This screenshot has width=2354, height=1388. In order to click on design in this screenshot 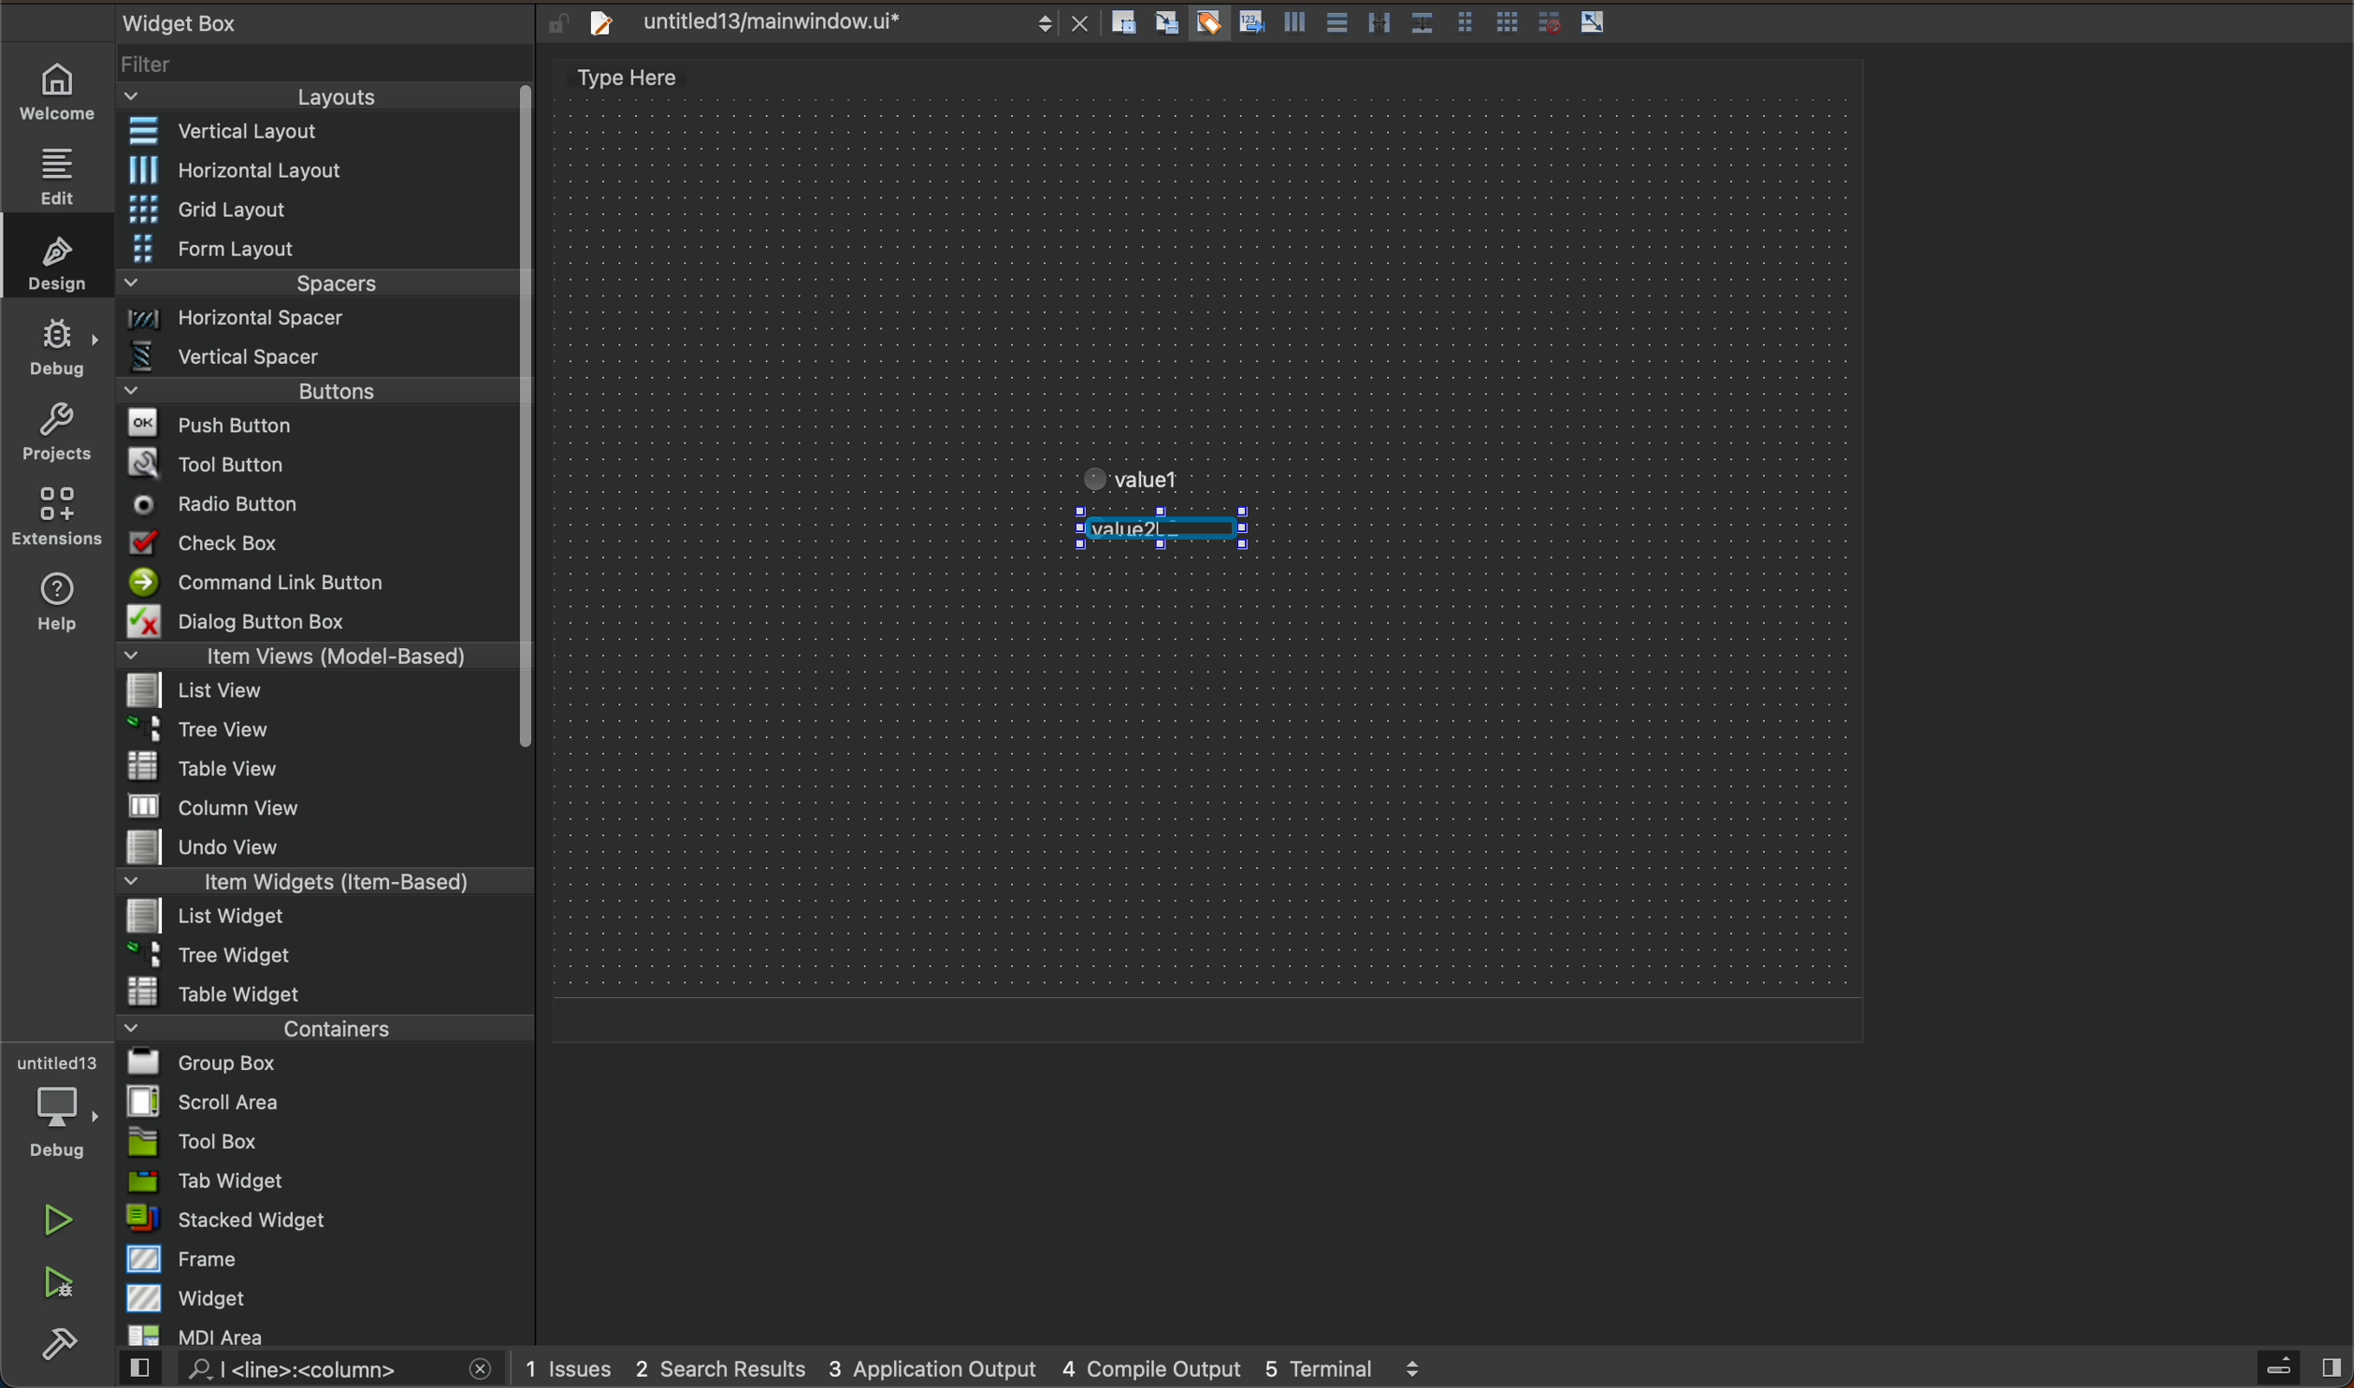, I will do `click(51, 256)`.